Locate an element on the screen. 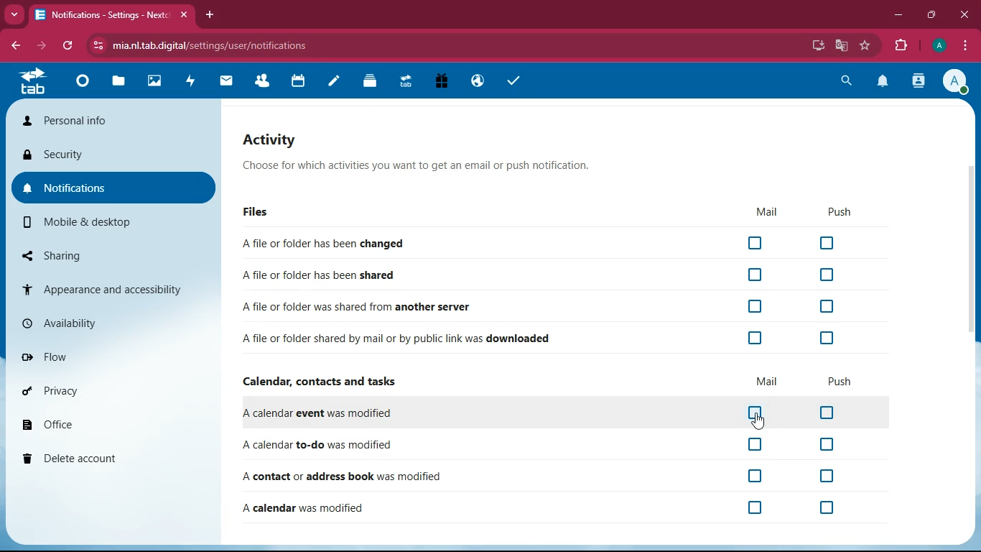 The image size is (981, 552). Contacts is located at coordinates (263, 82).